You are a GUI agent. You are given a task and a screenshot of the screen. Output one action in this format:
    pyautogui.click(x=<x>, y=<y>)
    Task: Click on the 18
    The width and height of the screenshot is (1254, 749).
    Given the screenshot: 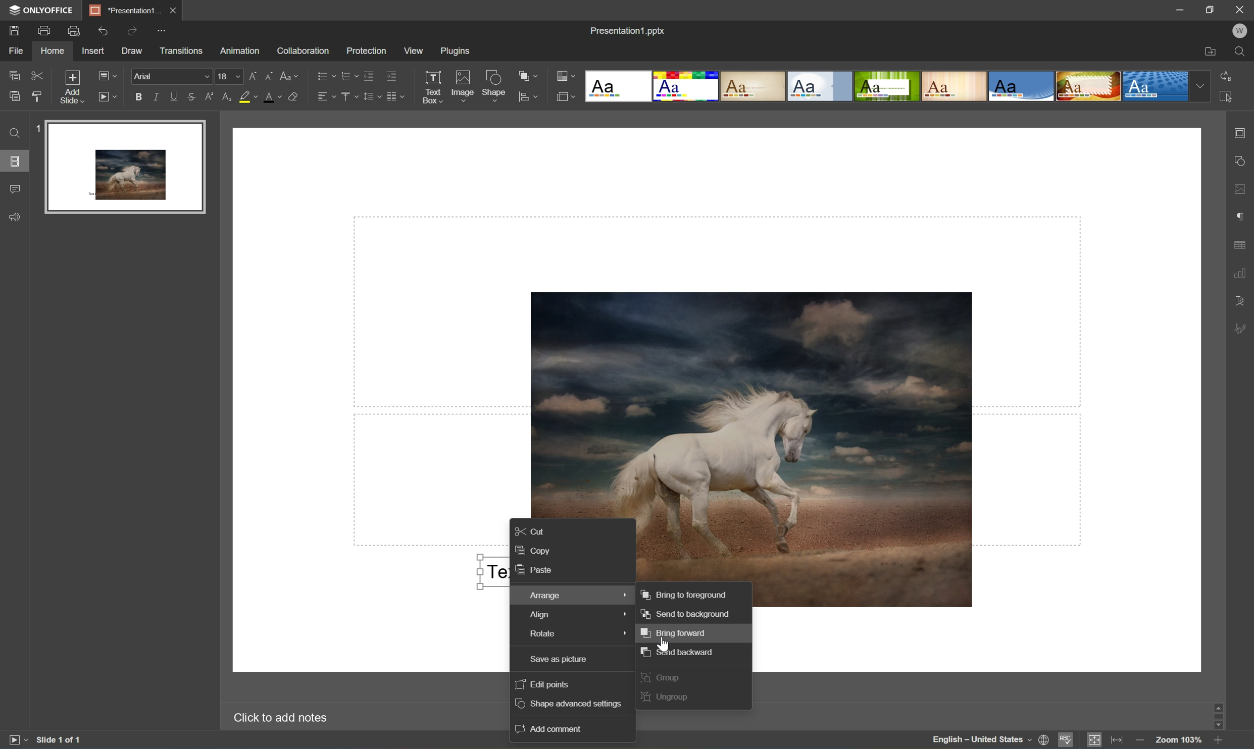 What is the action you would take?
    pyautogui.click(x=229, y=77)
    